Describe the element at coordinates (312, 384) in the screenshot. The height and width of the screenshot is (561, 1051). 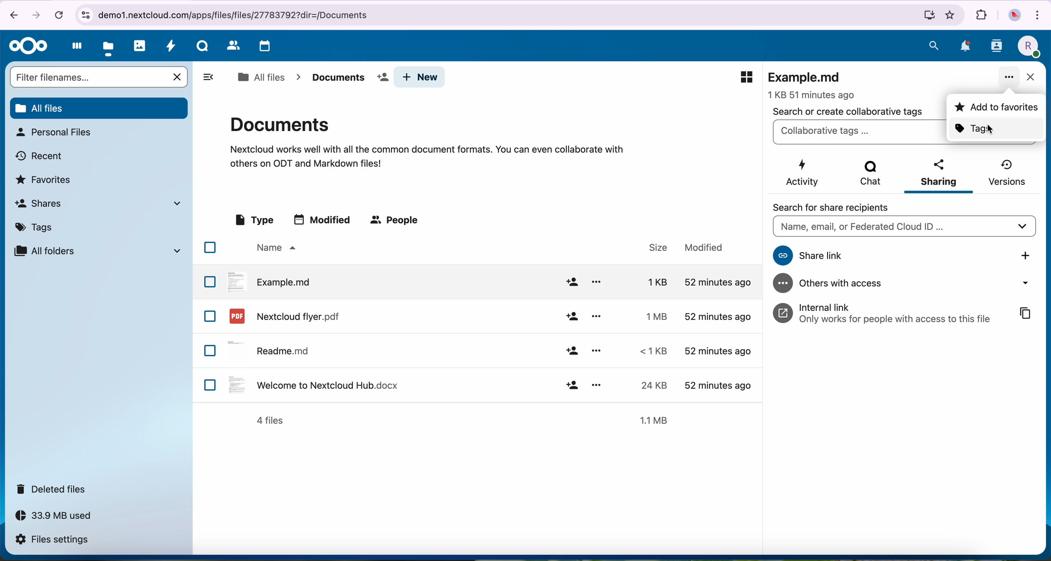
I see `welcome to nextcloud hub.docx` at that location.